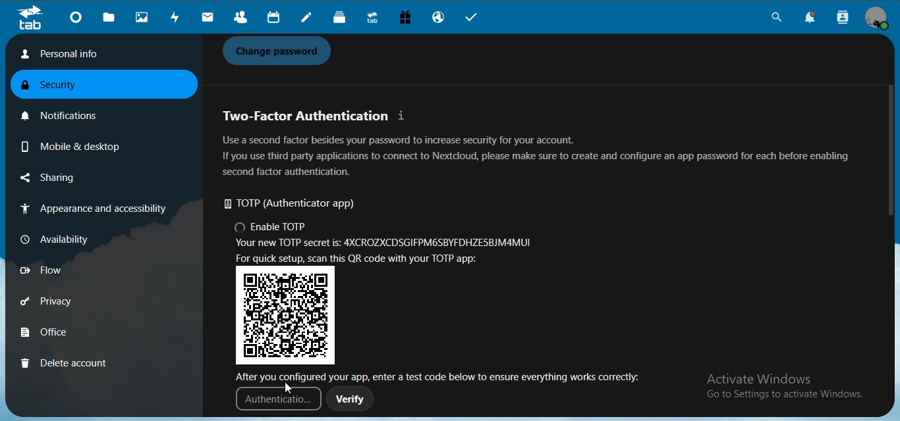 The width and height of the screenshot is (900, 421). What do you see at coordinates (69, 144) in the screenshot?
I see `mobile & desktop` at bounding box center [69, 144].